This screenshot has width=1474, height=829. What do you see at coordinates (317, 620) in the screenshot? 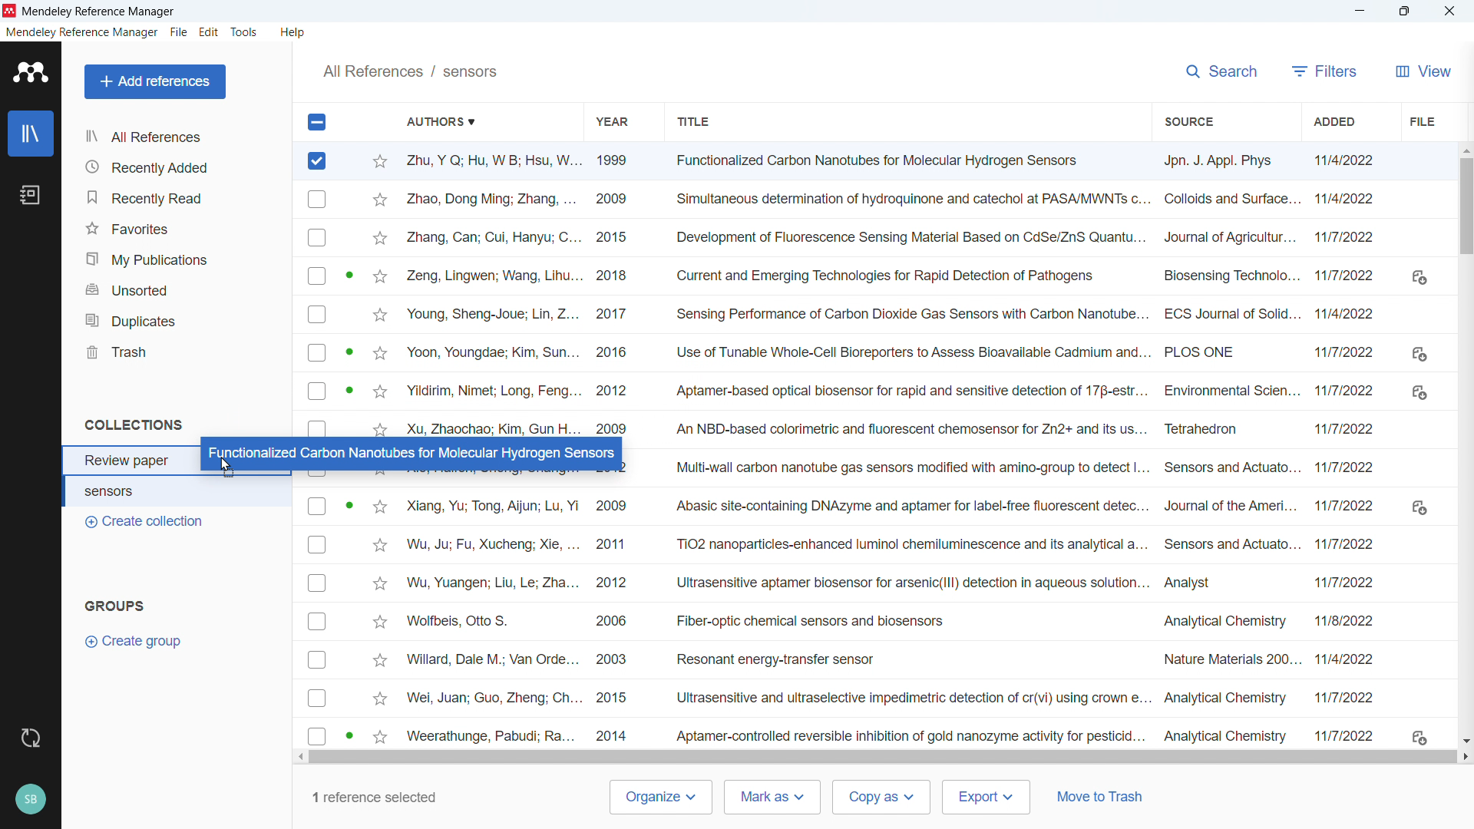
I see `Select individual entries ` at bounding box center [317, 620].